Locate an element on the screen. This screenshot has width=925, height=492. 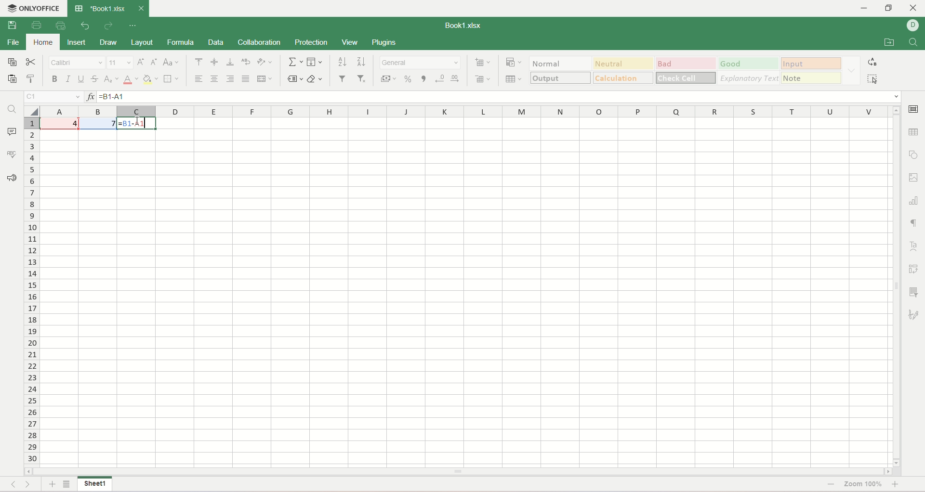
merge and center is located at coordinates (264, 79).